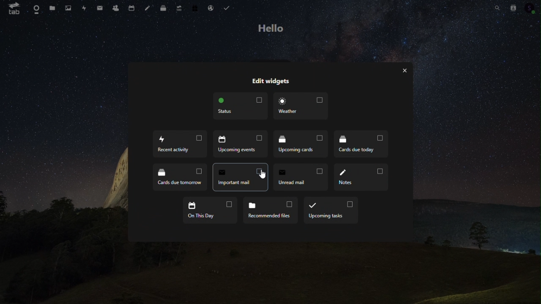 The image size is (541, 304). What do you see at coordinates (331, 210) in the screenshot?
I see `Upcoming tasks` at bounding box center [331, 210].